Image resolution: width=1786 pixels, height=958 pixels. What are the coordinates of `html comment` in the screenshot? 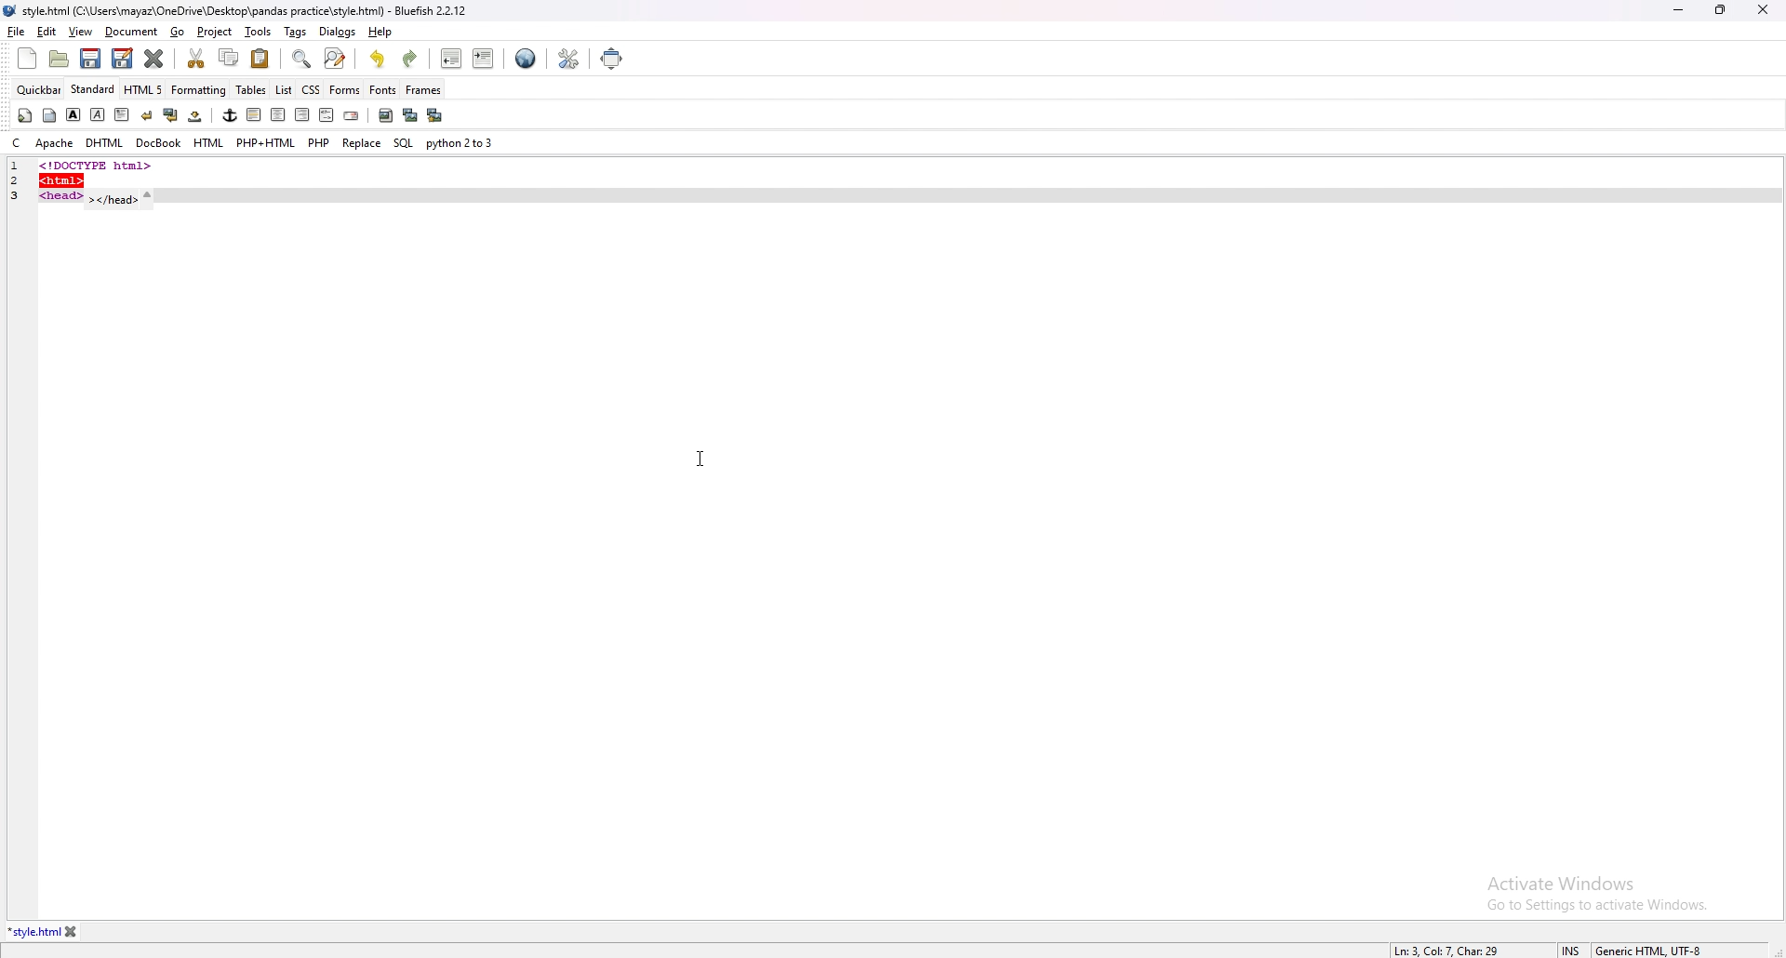 It's located at (326, 116).